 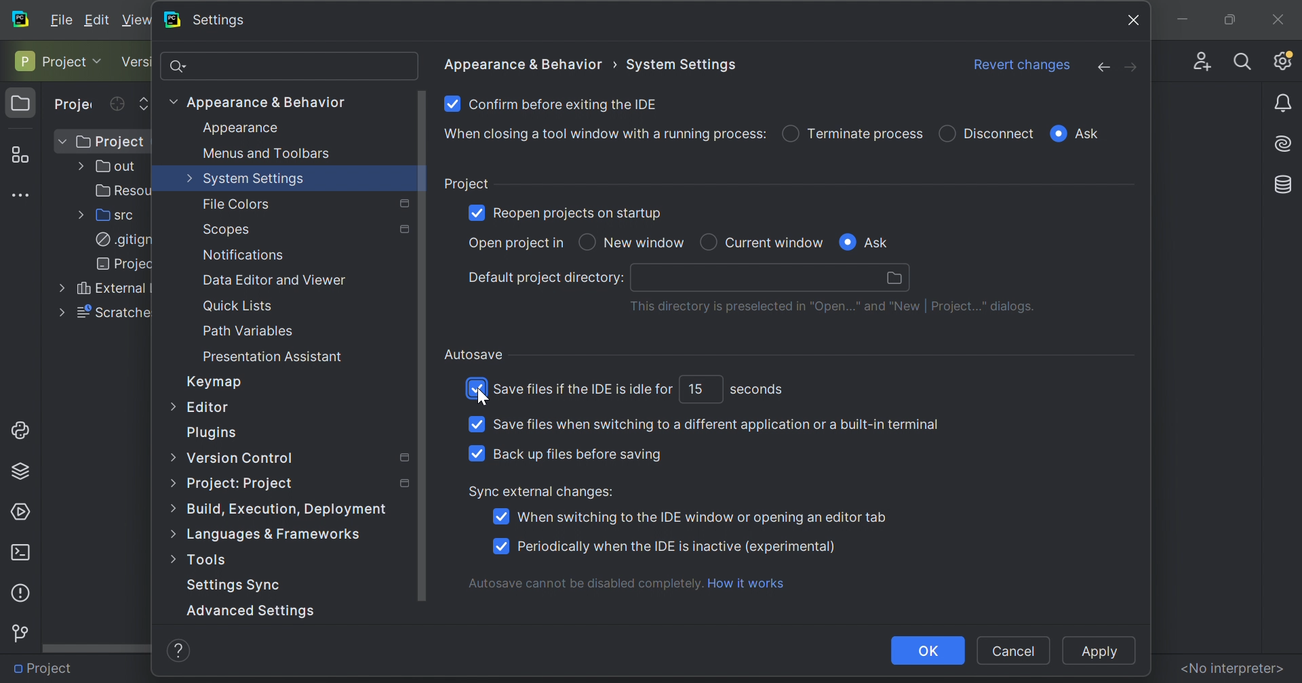 I want to click on Checkbox, so click(x=789, y=135).